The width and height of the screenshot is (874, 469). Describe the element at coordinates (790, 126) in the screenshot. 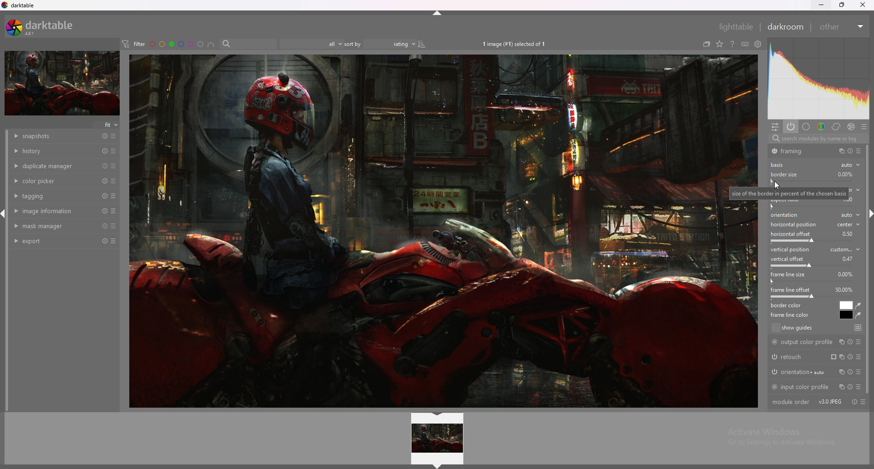

I see `show active modules` at that location.